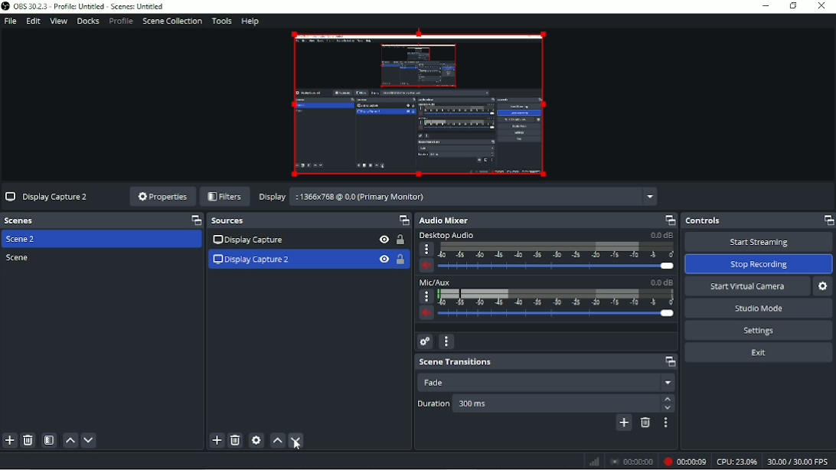  Describe the element at coordinates (222, 21) in the screenshot. I see `Tools` at that location.